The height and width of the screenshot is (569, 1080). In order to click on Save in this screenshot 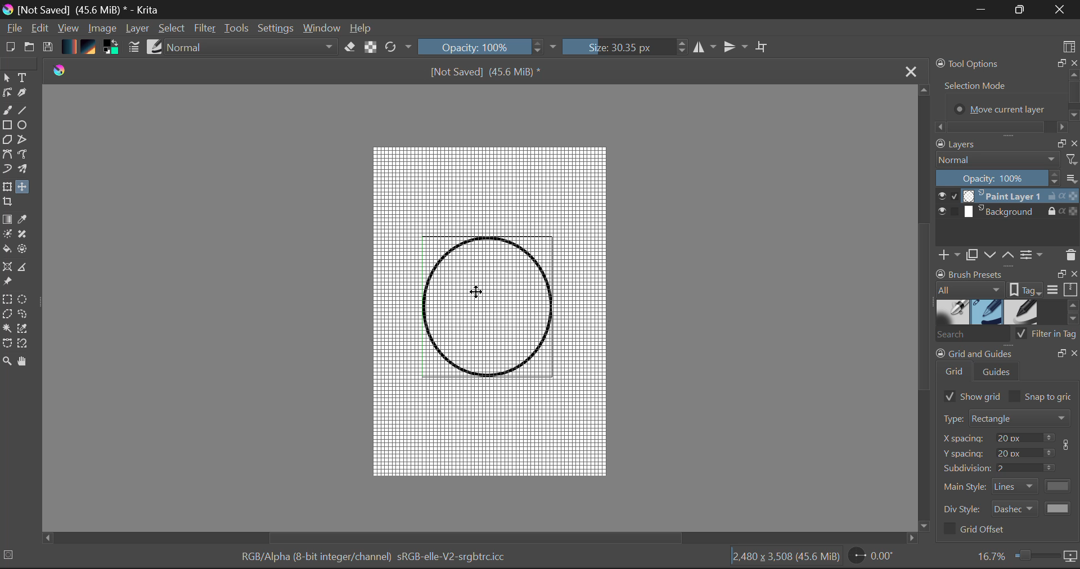, I will do `click(48, 48)`.